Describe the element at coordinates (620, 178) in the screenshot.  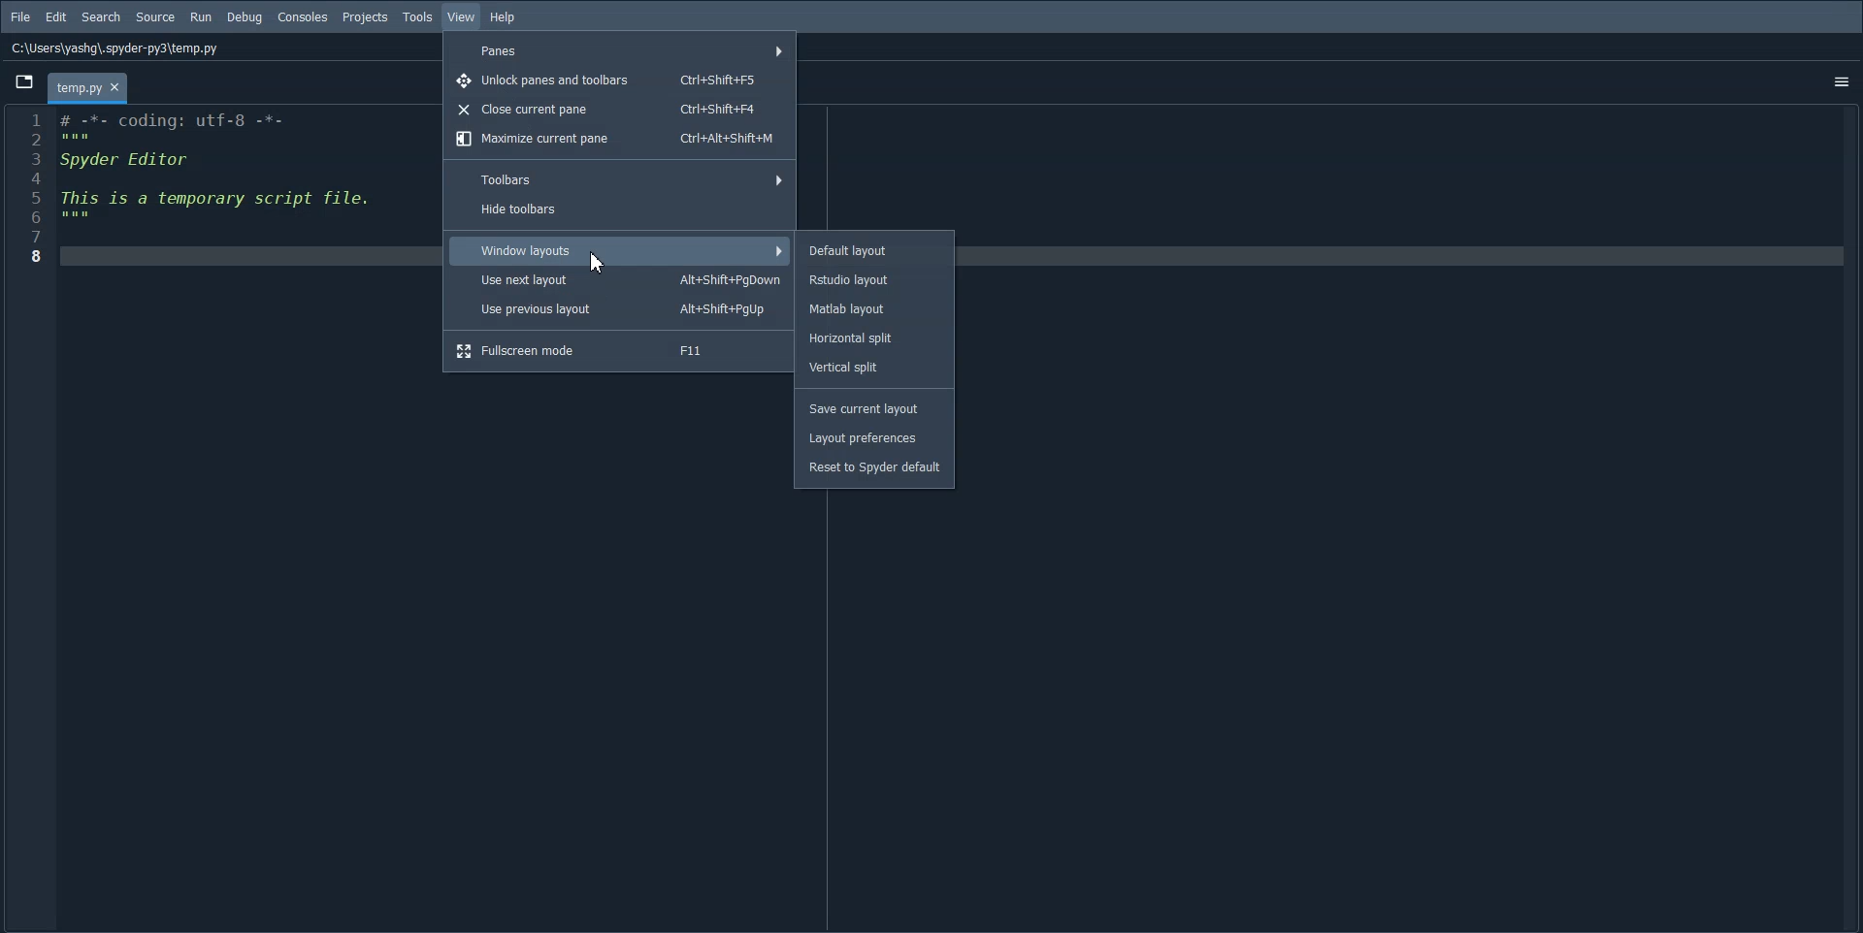
I see `Toolbars` at that location.